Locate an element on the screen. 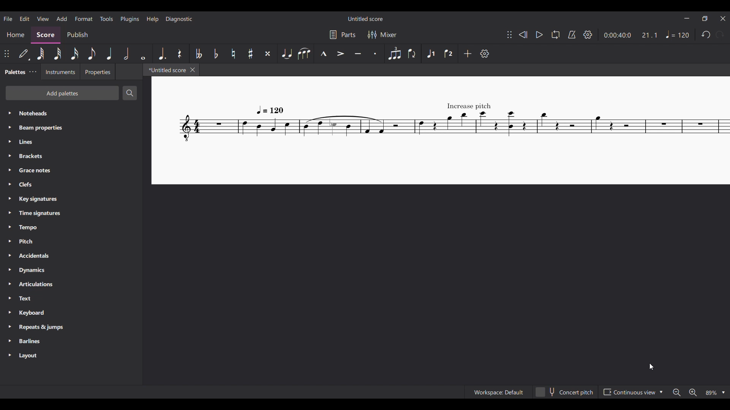  Accent is located at coordinates (341, 53).